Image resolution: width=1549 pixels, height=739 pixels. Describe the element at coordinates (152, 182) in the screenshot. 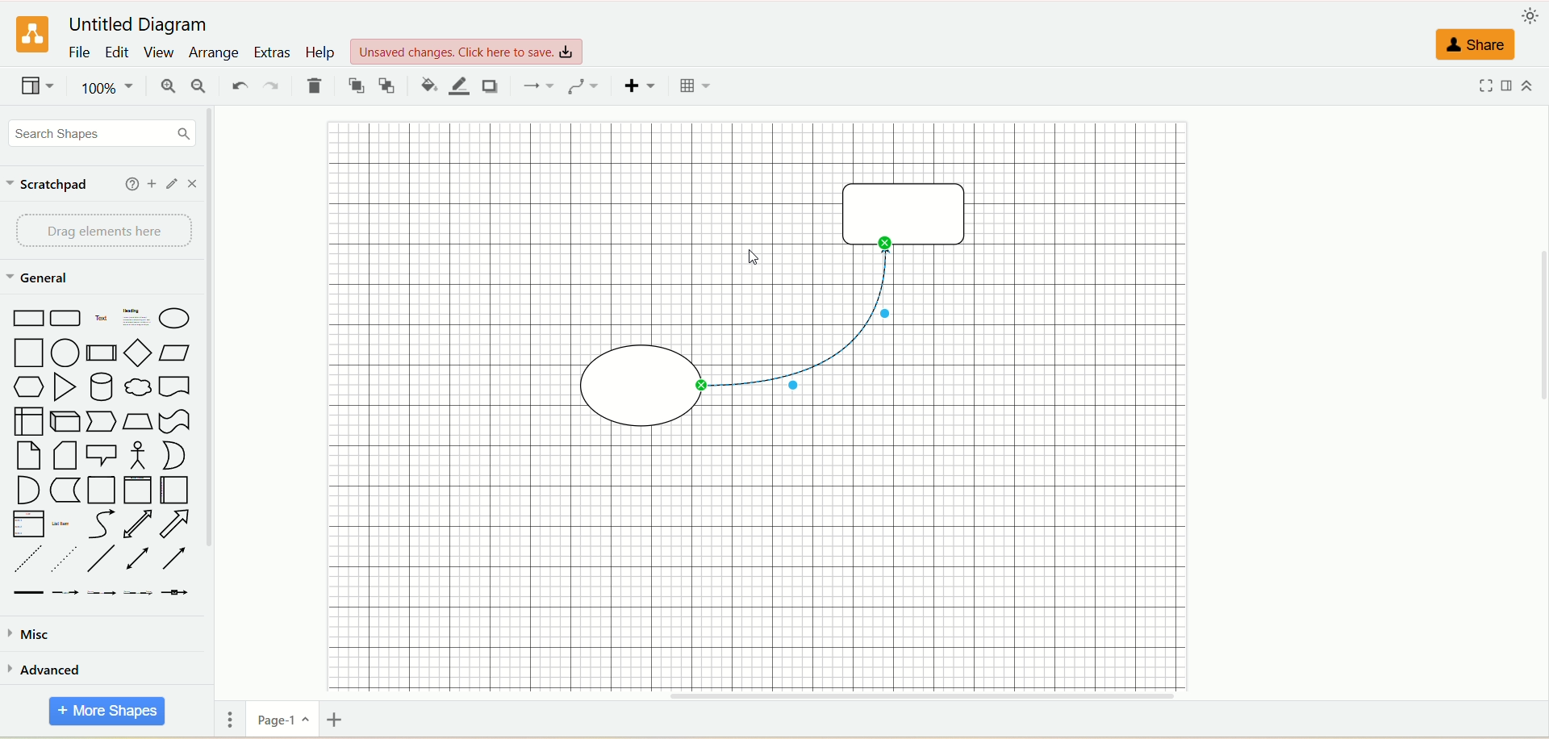

I see `add` at that location.